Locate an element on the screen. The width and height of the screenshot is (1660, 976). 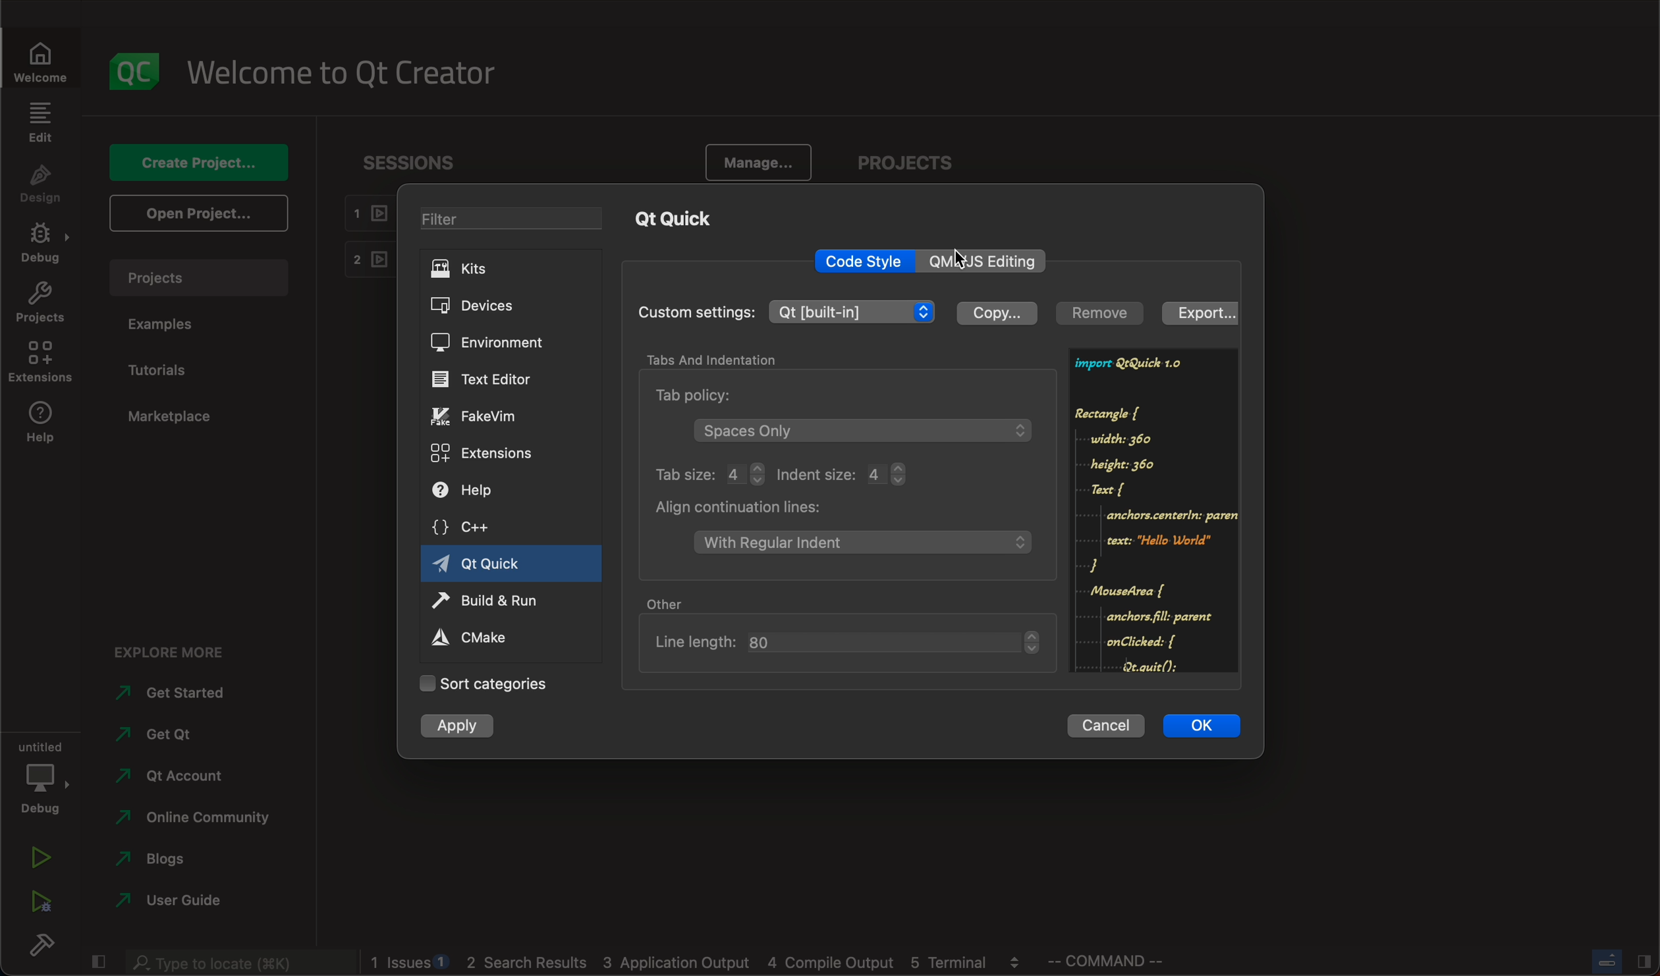
custom settings is located at coordinates (793, 311).